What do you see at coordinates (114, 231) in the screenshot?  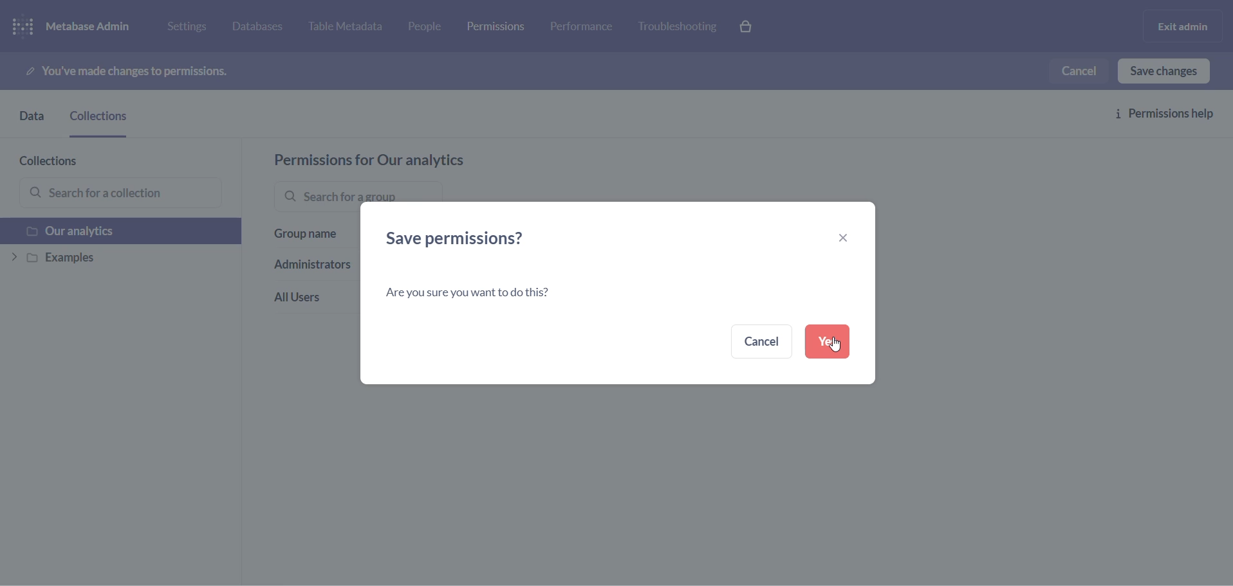 I see `our analytics` at bounding box center [114, 231].